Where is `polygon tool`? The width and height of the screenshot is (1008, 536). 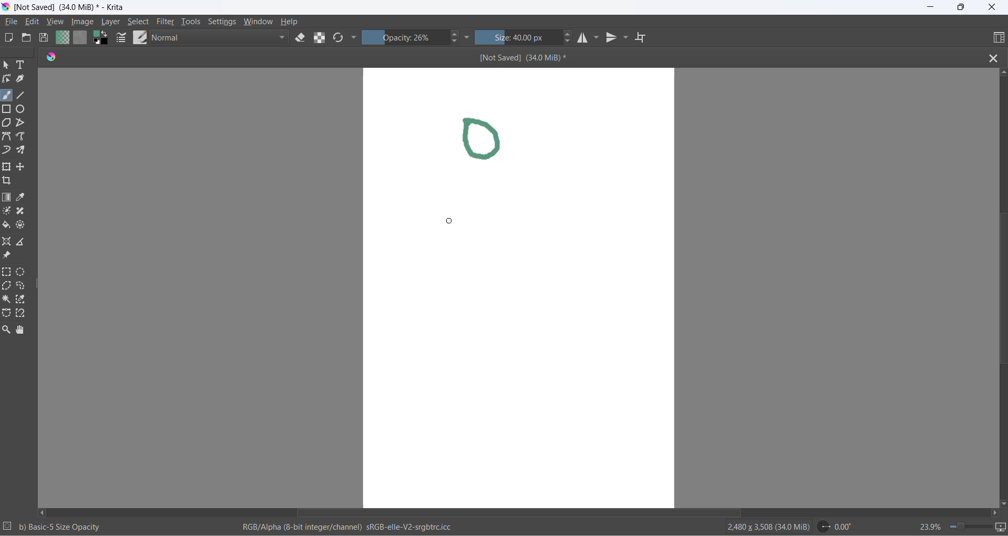 polygon tool is located at coordinates (7, 123).